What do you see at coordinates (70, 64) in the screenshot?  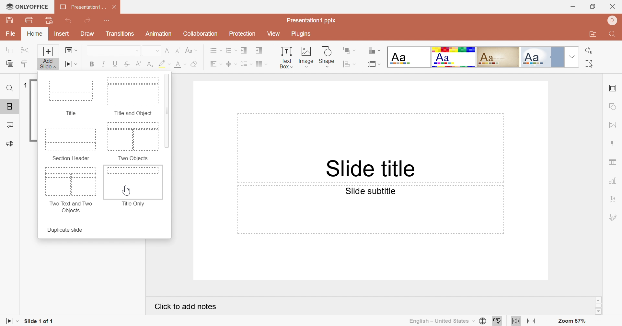 I see `Start slideshow` at bounding box center [70, 64].